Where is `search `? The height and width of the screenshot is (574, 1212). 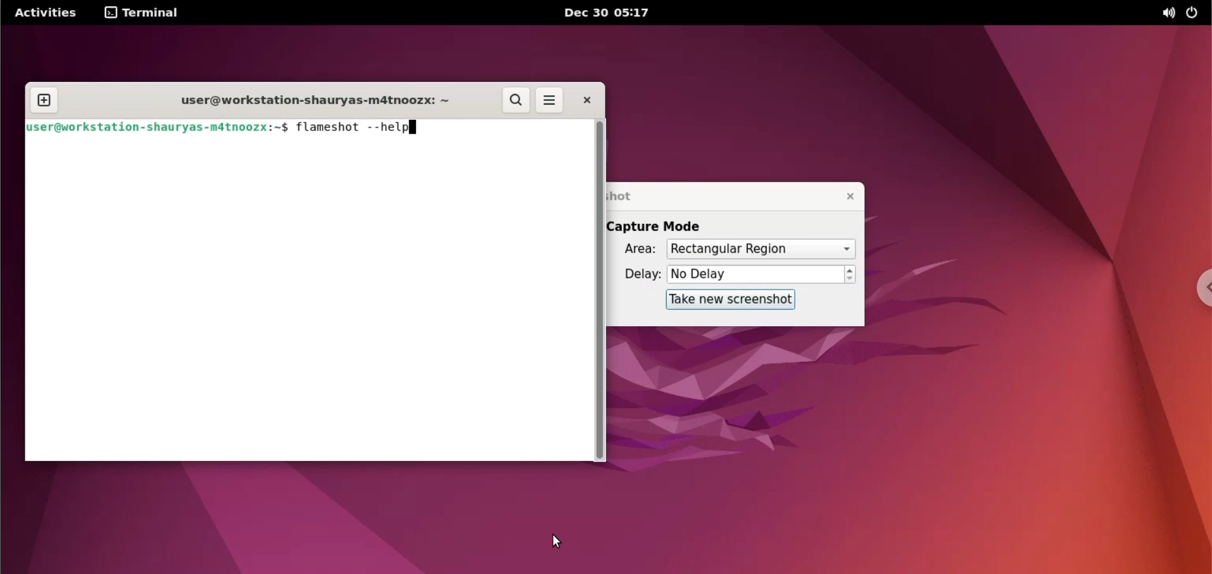
search  is located at coordinates (516, 100).